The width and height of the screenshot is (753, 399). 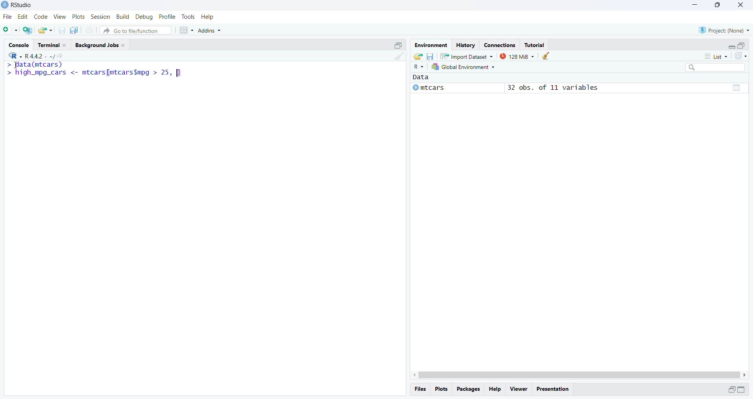 What do you see at coordinates (135, 31) in the screenshot?
I see `Go to file/function` at bounding box center [135, 31].